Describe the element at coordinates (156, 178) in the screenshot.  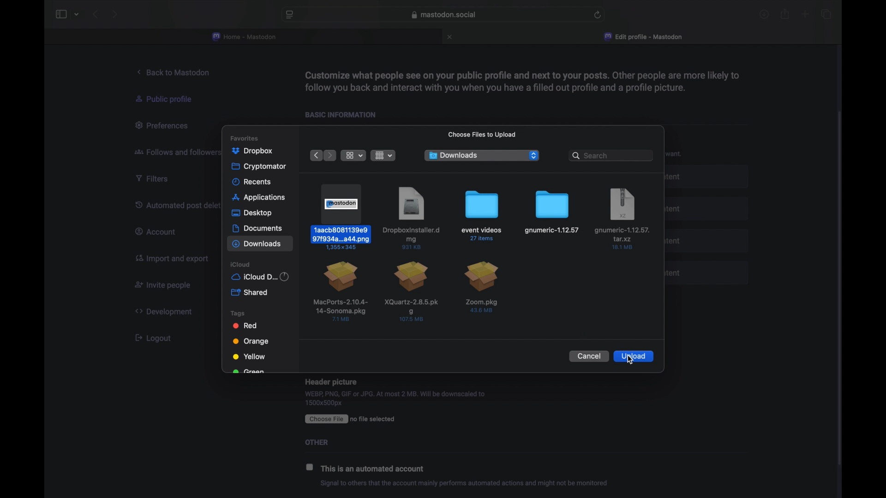
I see `filters` at that location.